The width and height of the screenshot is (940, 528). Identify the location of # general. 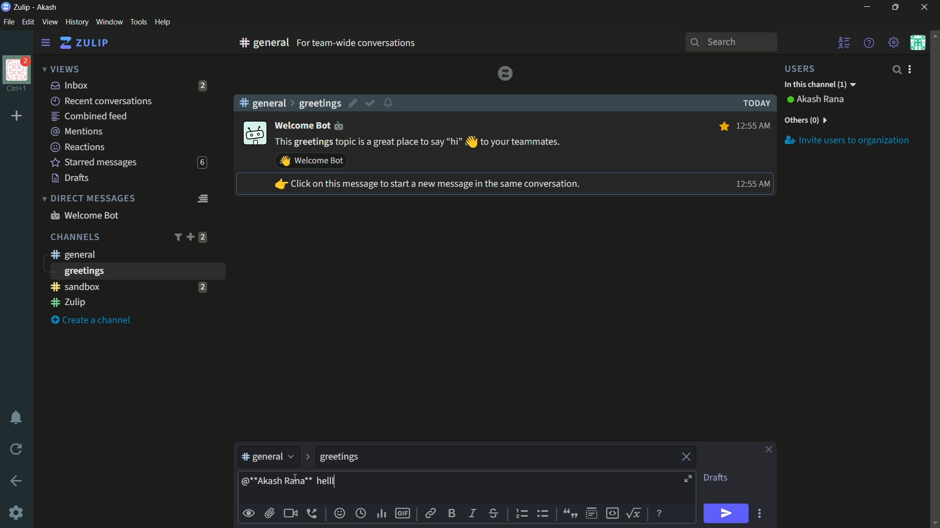
(262, 103).